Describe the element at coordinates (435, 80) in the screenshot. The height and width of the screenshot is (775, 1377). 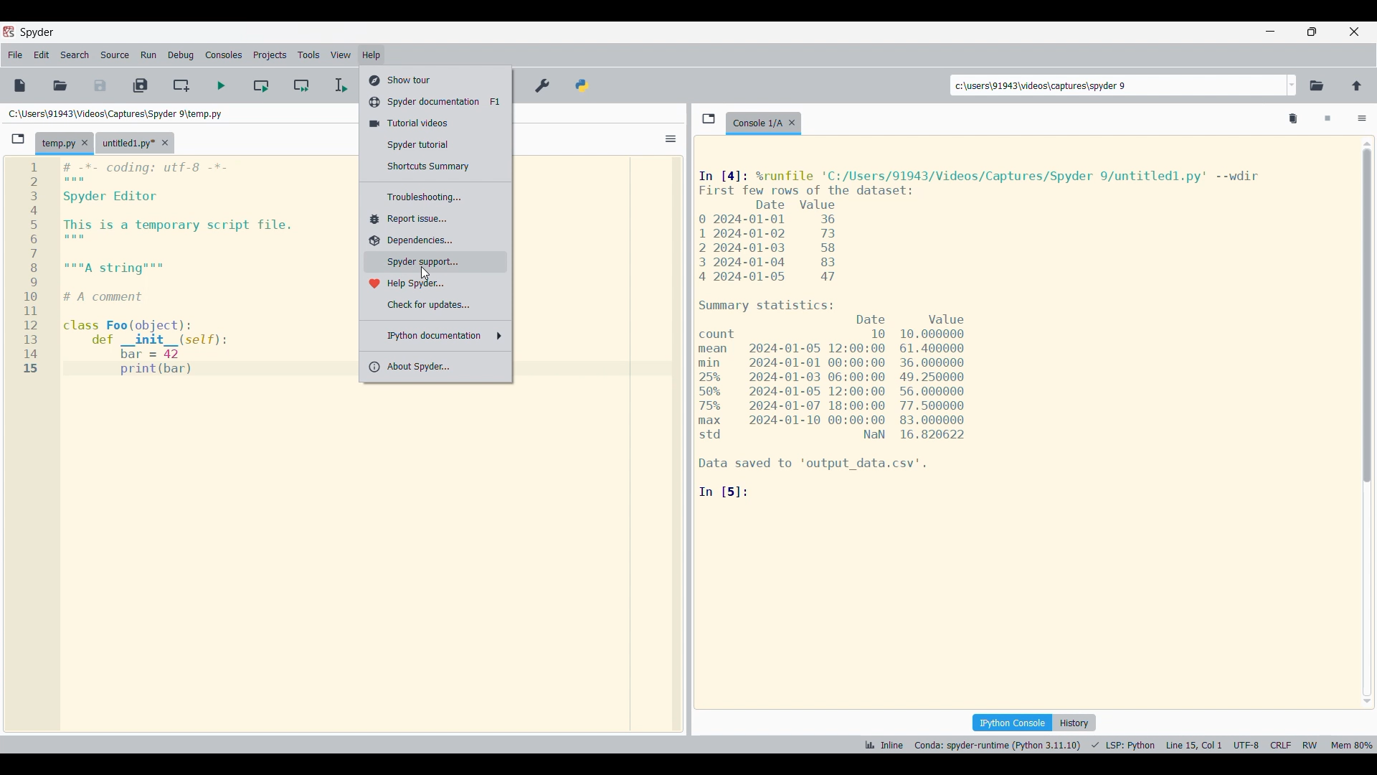
I see `Show tour` at that location.